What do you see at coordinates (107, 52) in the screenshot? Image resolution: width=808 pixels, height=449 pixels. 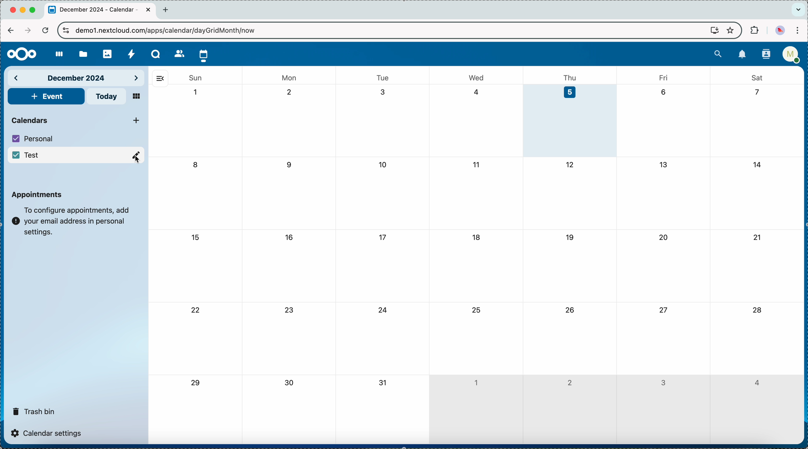 I see `photos` at bounding box center [107, 52].